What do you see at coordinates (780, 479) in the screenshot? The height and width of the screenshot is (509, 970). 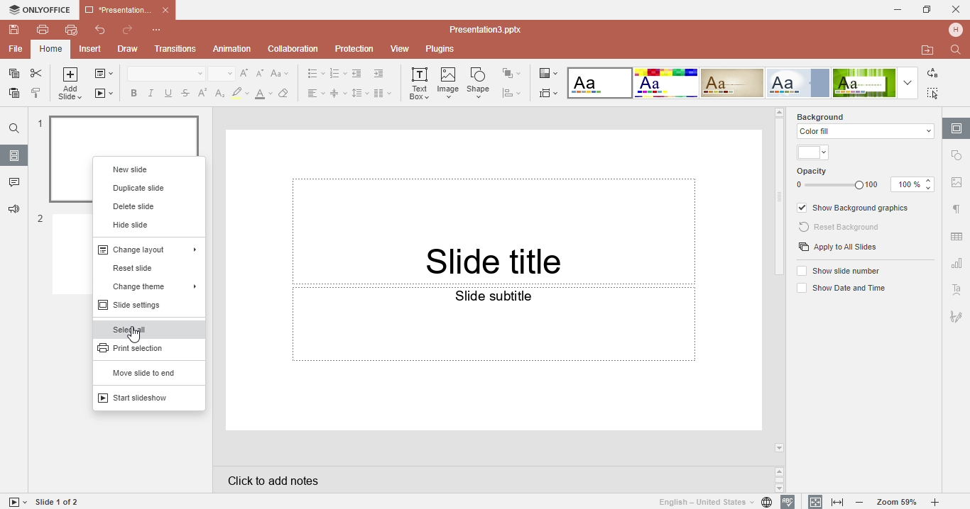 I see `Scroll buttons` at bounding box center [780, 479].